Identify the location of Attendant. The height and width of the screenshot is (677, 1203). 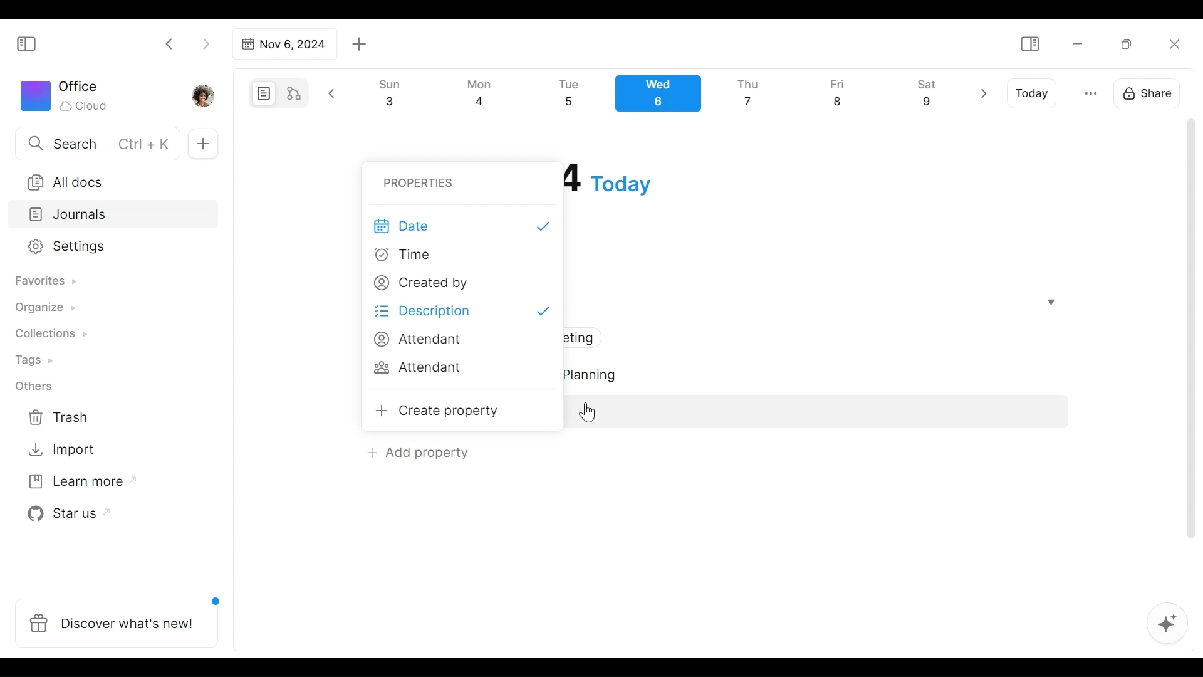
(420, 340).